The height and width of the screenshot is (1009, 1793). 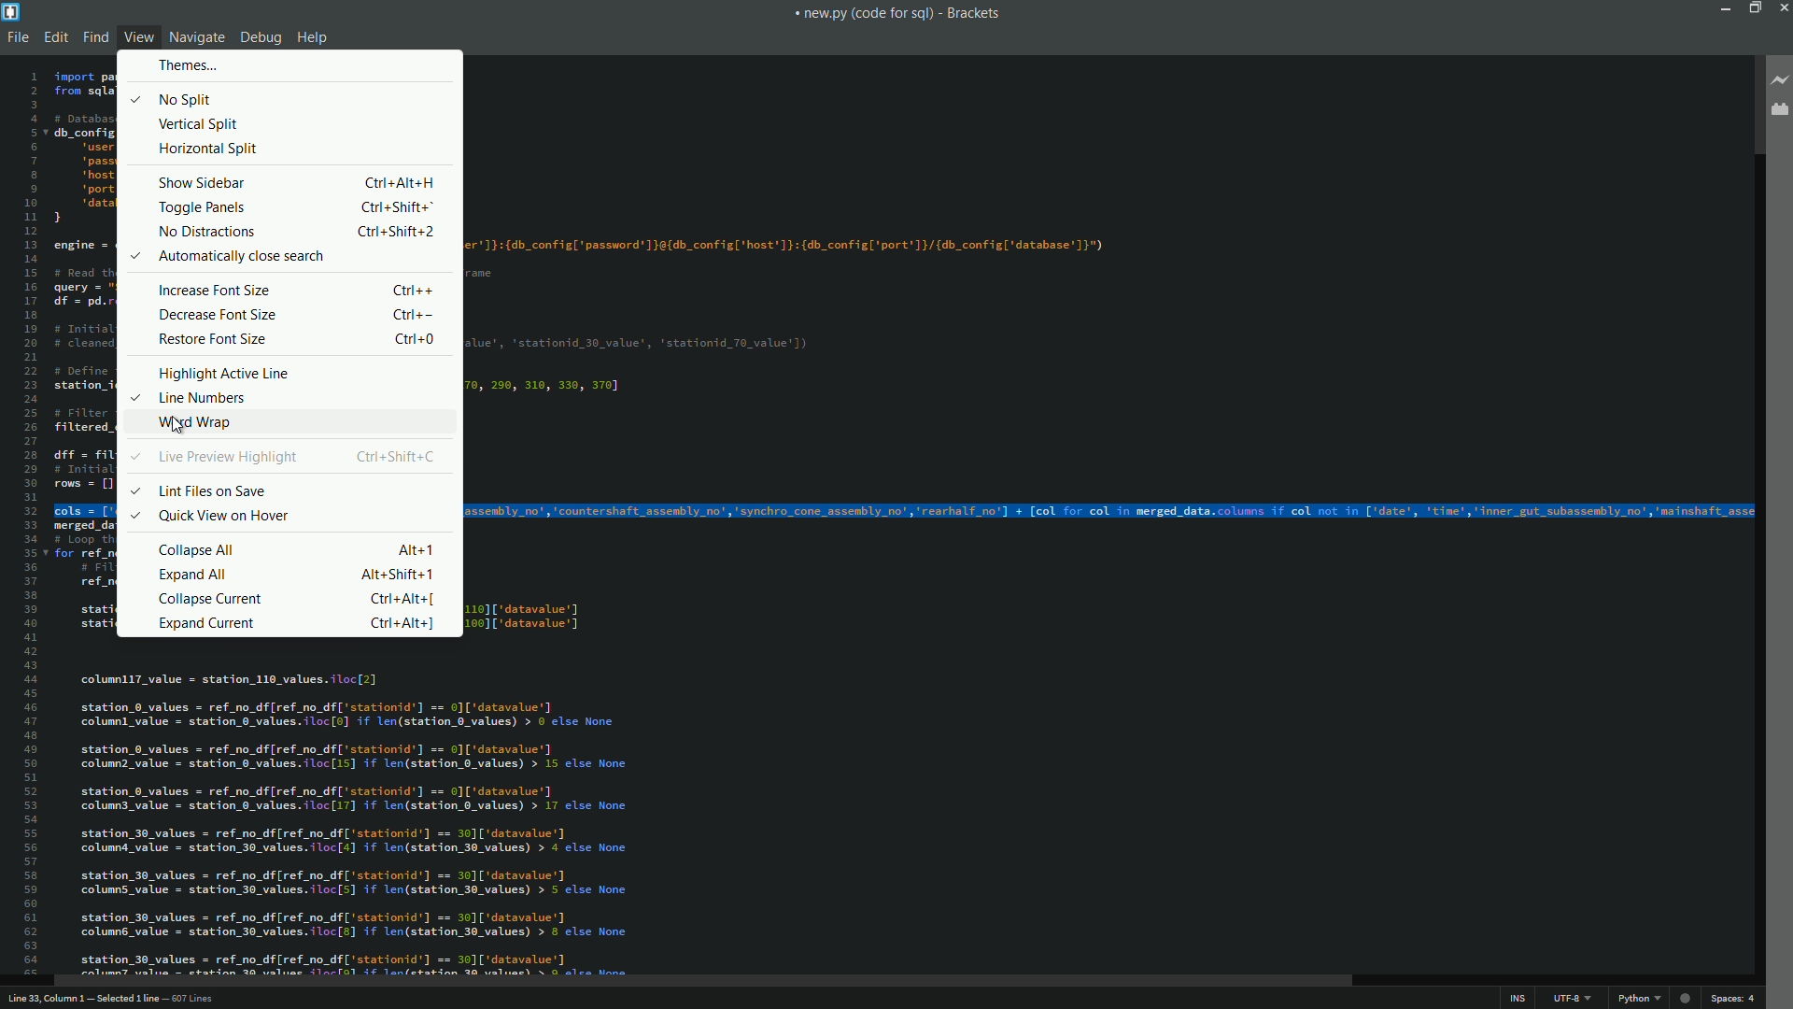 I want to click on keyboard shortcut, so click(x=397, y=455).